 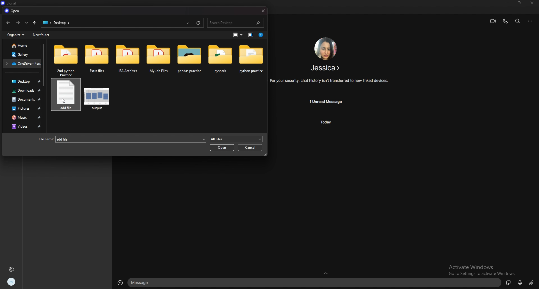 I want to click on options, so click(x=531, y=21).